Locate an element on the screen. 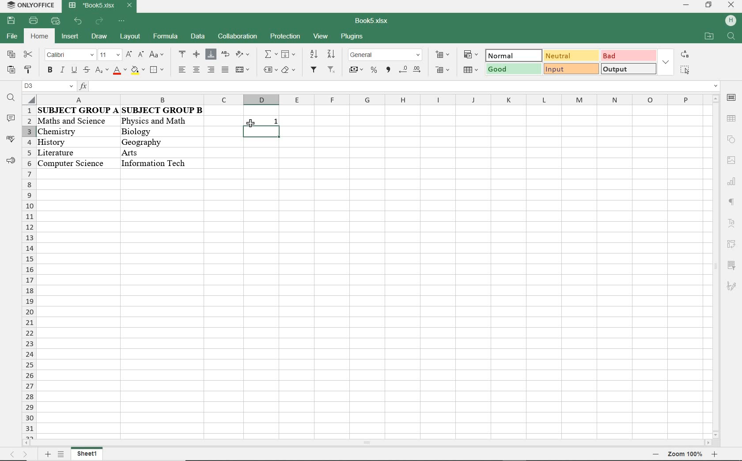  merge & center is located at coordinates (242, 71).